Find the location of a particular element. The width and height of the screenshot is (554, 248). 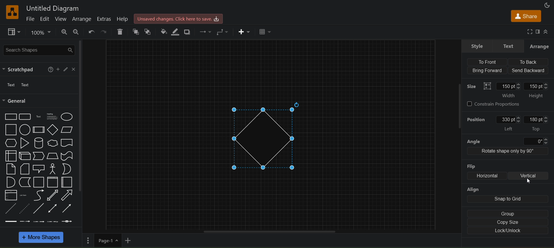

send backward is located at coordinates (529, 70).